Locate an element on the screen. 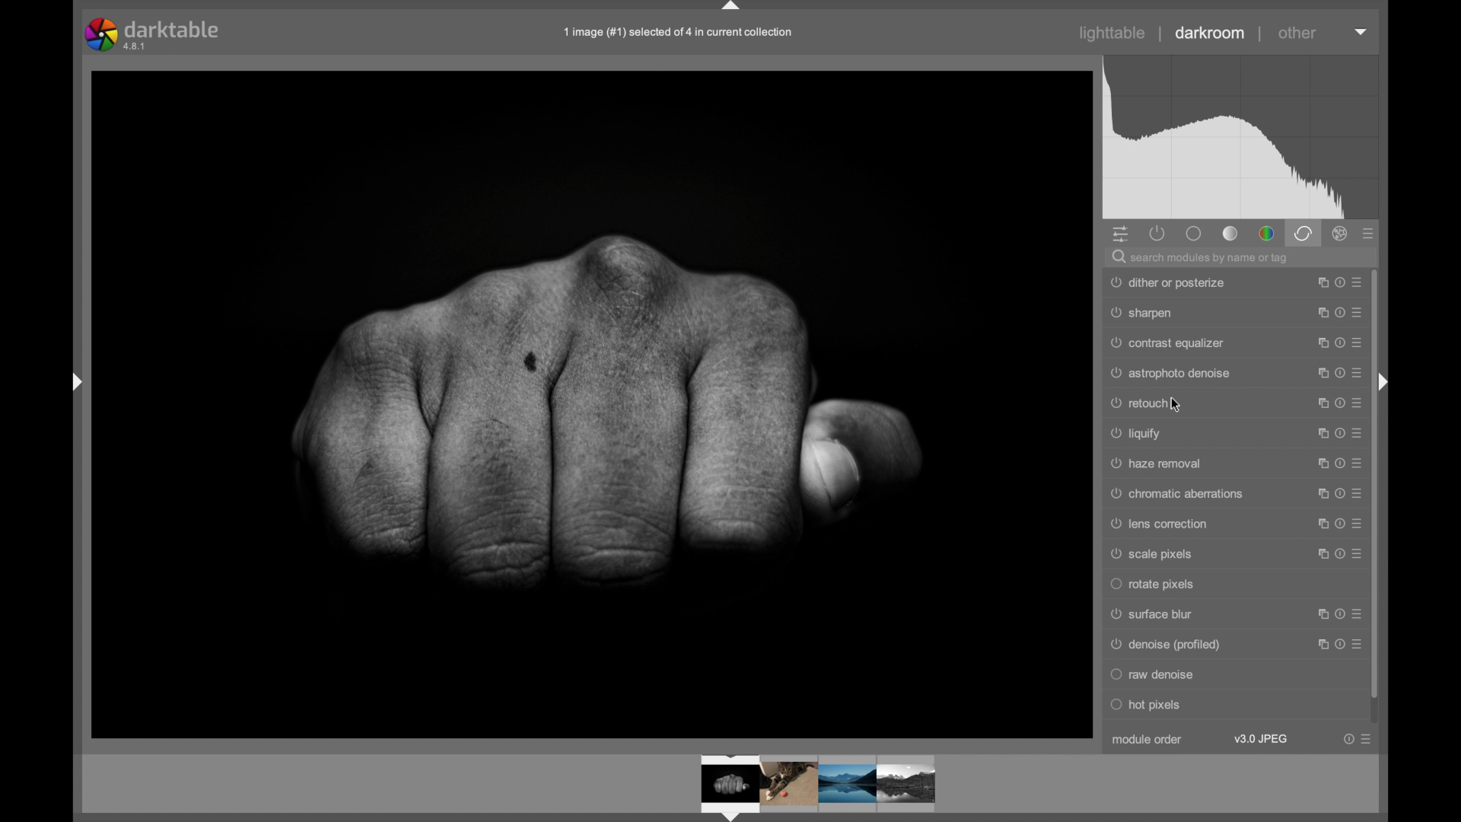 The height and width of the screenshot is (822, 1461). presets is located at coordinates (1369, 234).